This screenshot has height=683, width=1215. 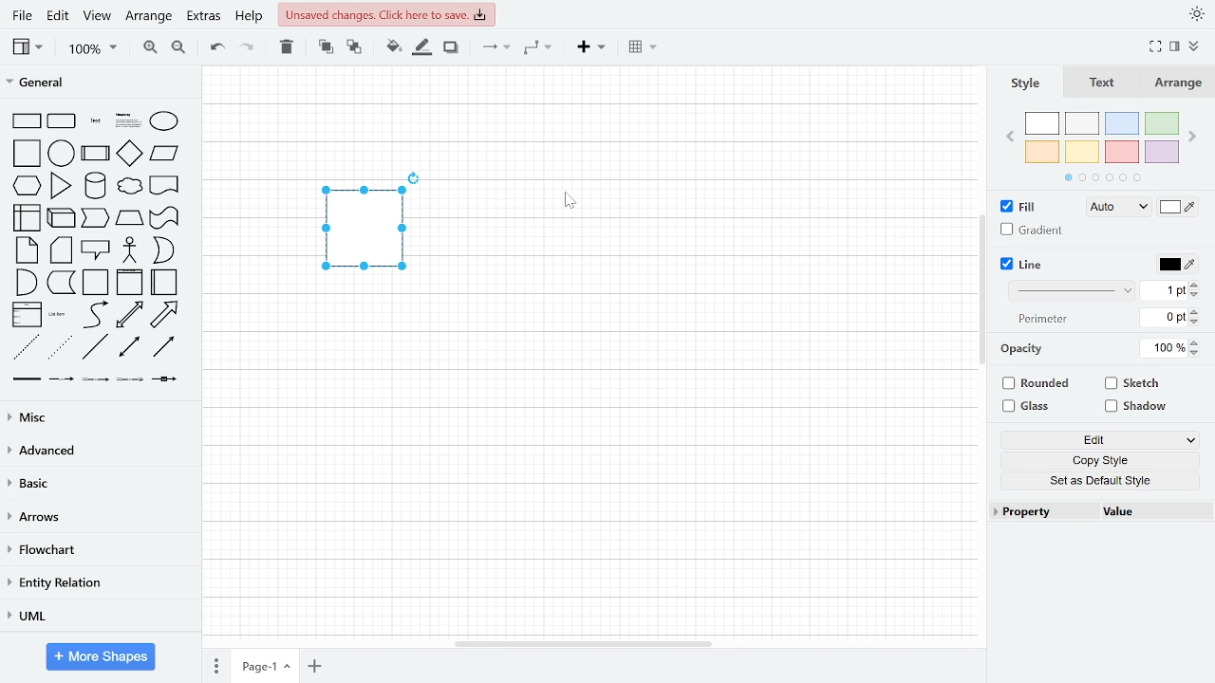 I want to click on callout, so click(x=96, y=249).